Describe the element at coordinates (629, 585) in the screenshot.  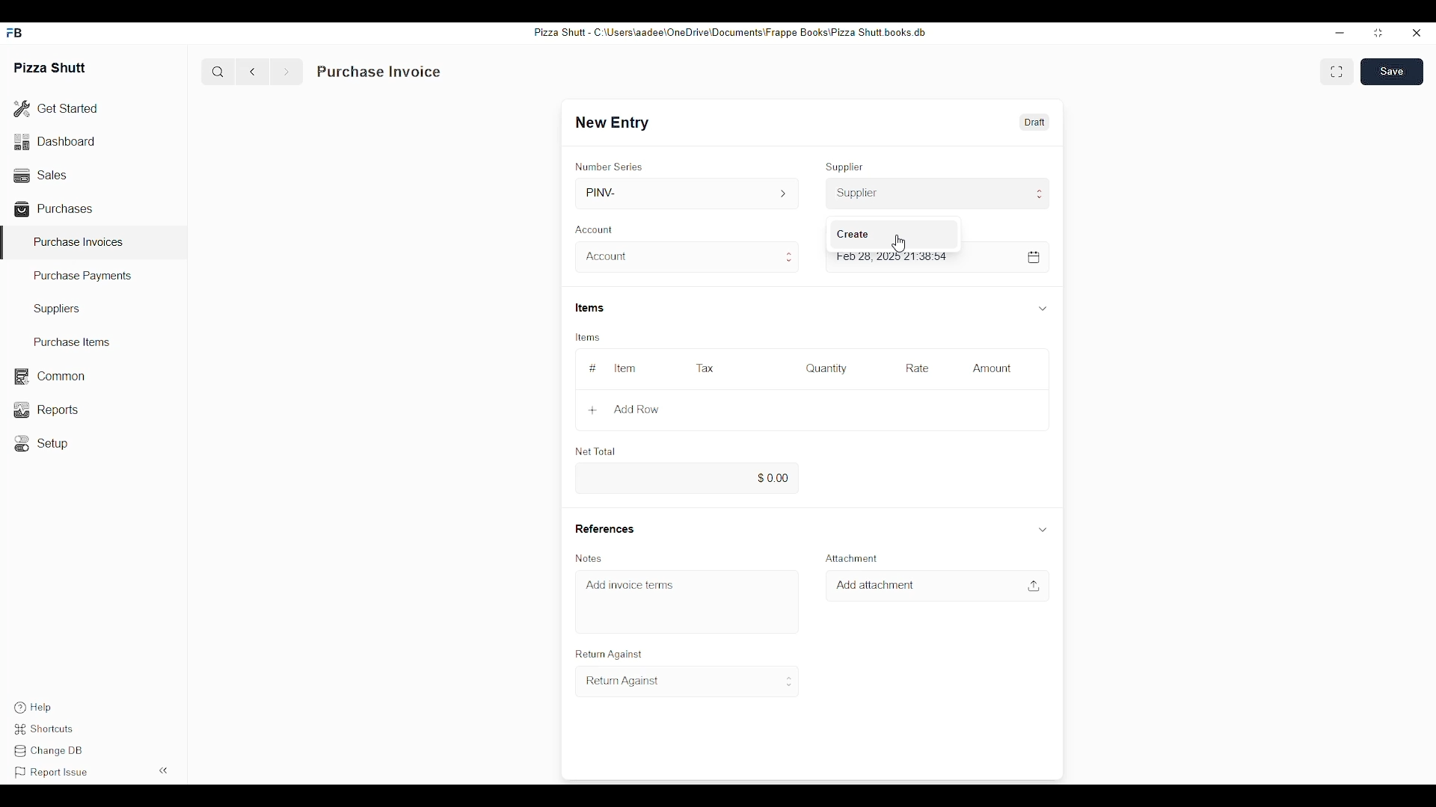
I see `Add invoice terms` at that location.